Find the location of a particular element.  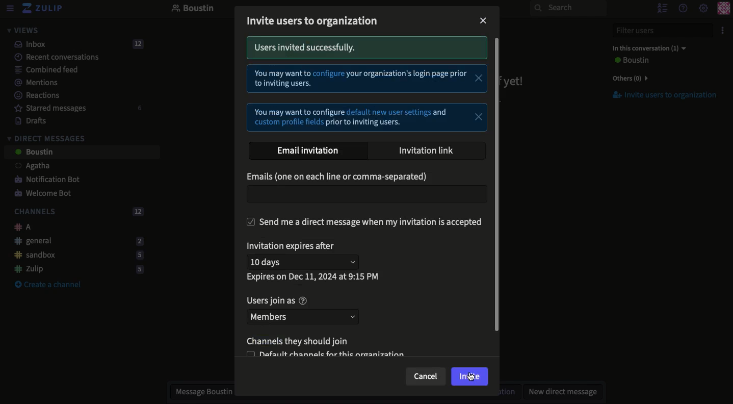

General  is located at coordinates (76, 240).